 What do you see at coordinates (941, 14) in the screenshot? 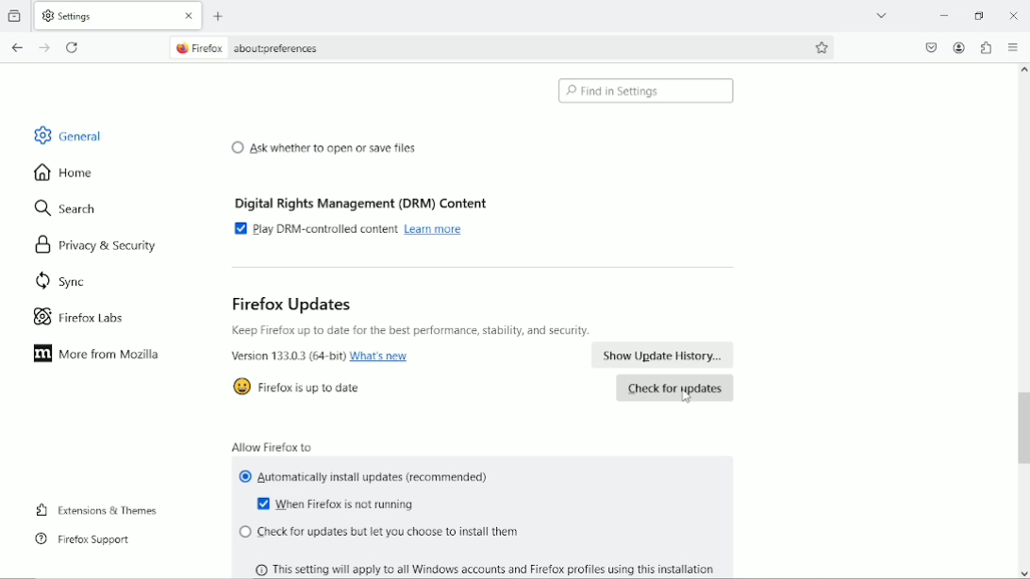
I see `minimize ` at bounding box center [941, 14].